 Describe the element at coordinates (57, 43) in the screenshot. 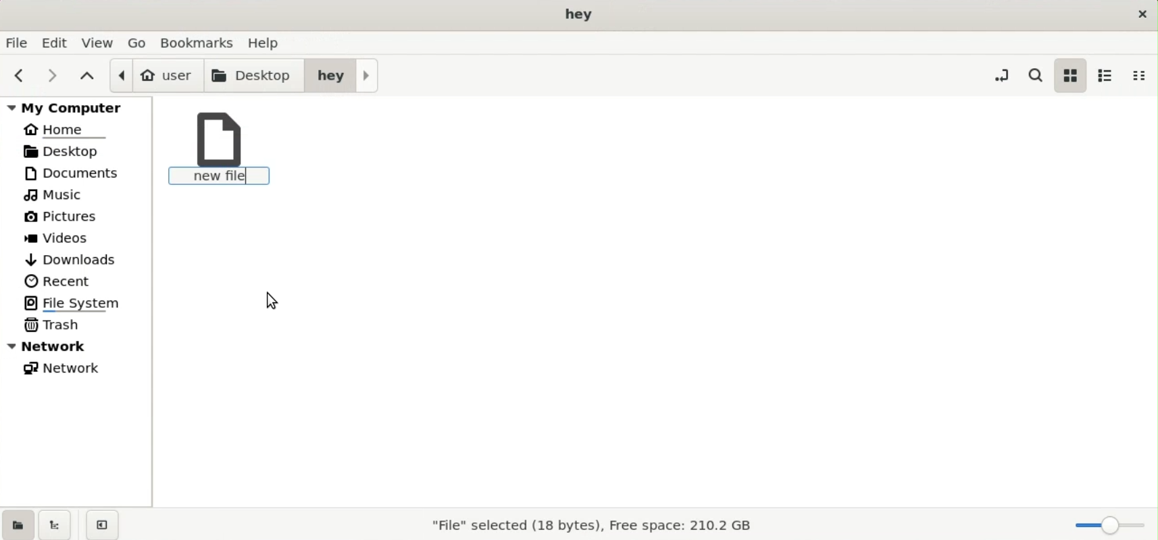

I see `edit` at that location.